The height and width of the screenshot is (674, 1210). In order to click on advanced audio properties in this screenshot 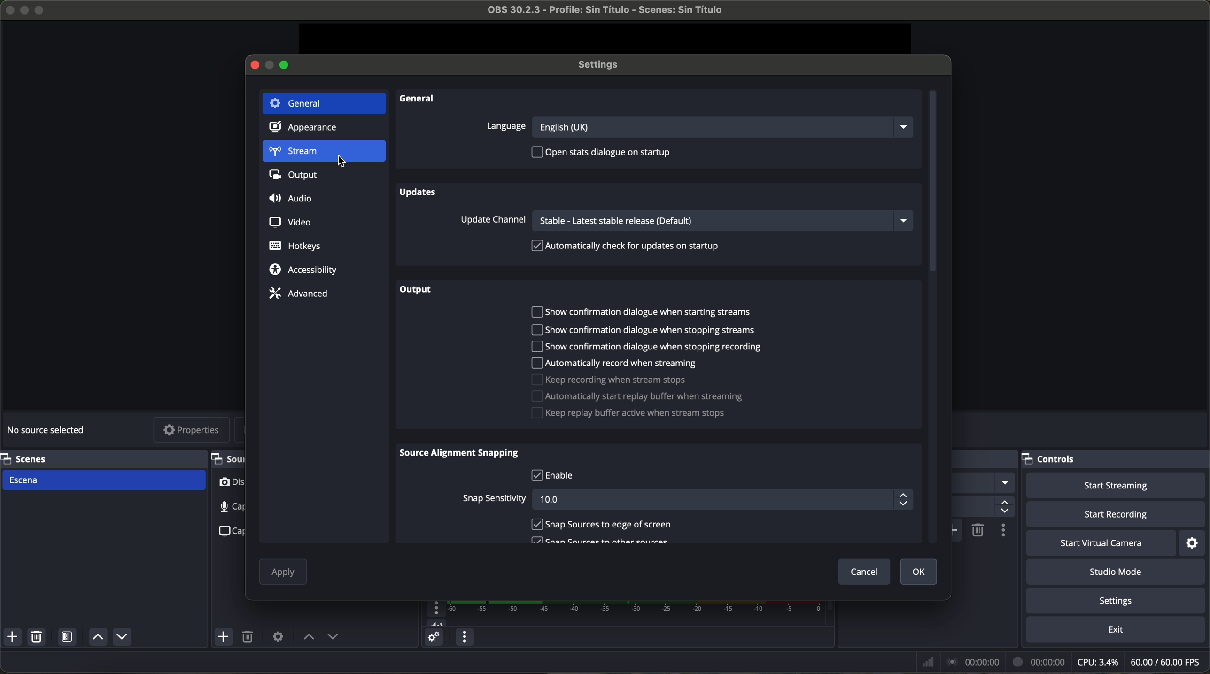, I will do `click(434, 639)`.